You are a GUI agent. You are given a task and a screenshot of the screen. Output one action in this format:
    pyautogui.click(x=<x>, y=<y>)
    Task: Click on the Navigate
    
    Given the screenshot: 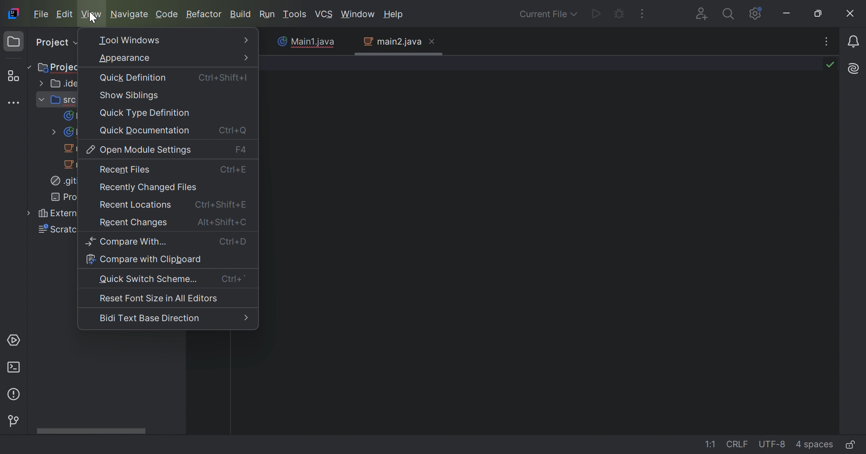 What is the action you would take?
    pyautogui.click(x=129, y=14)
    